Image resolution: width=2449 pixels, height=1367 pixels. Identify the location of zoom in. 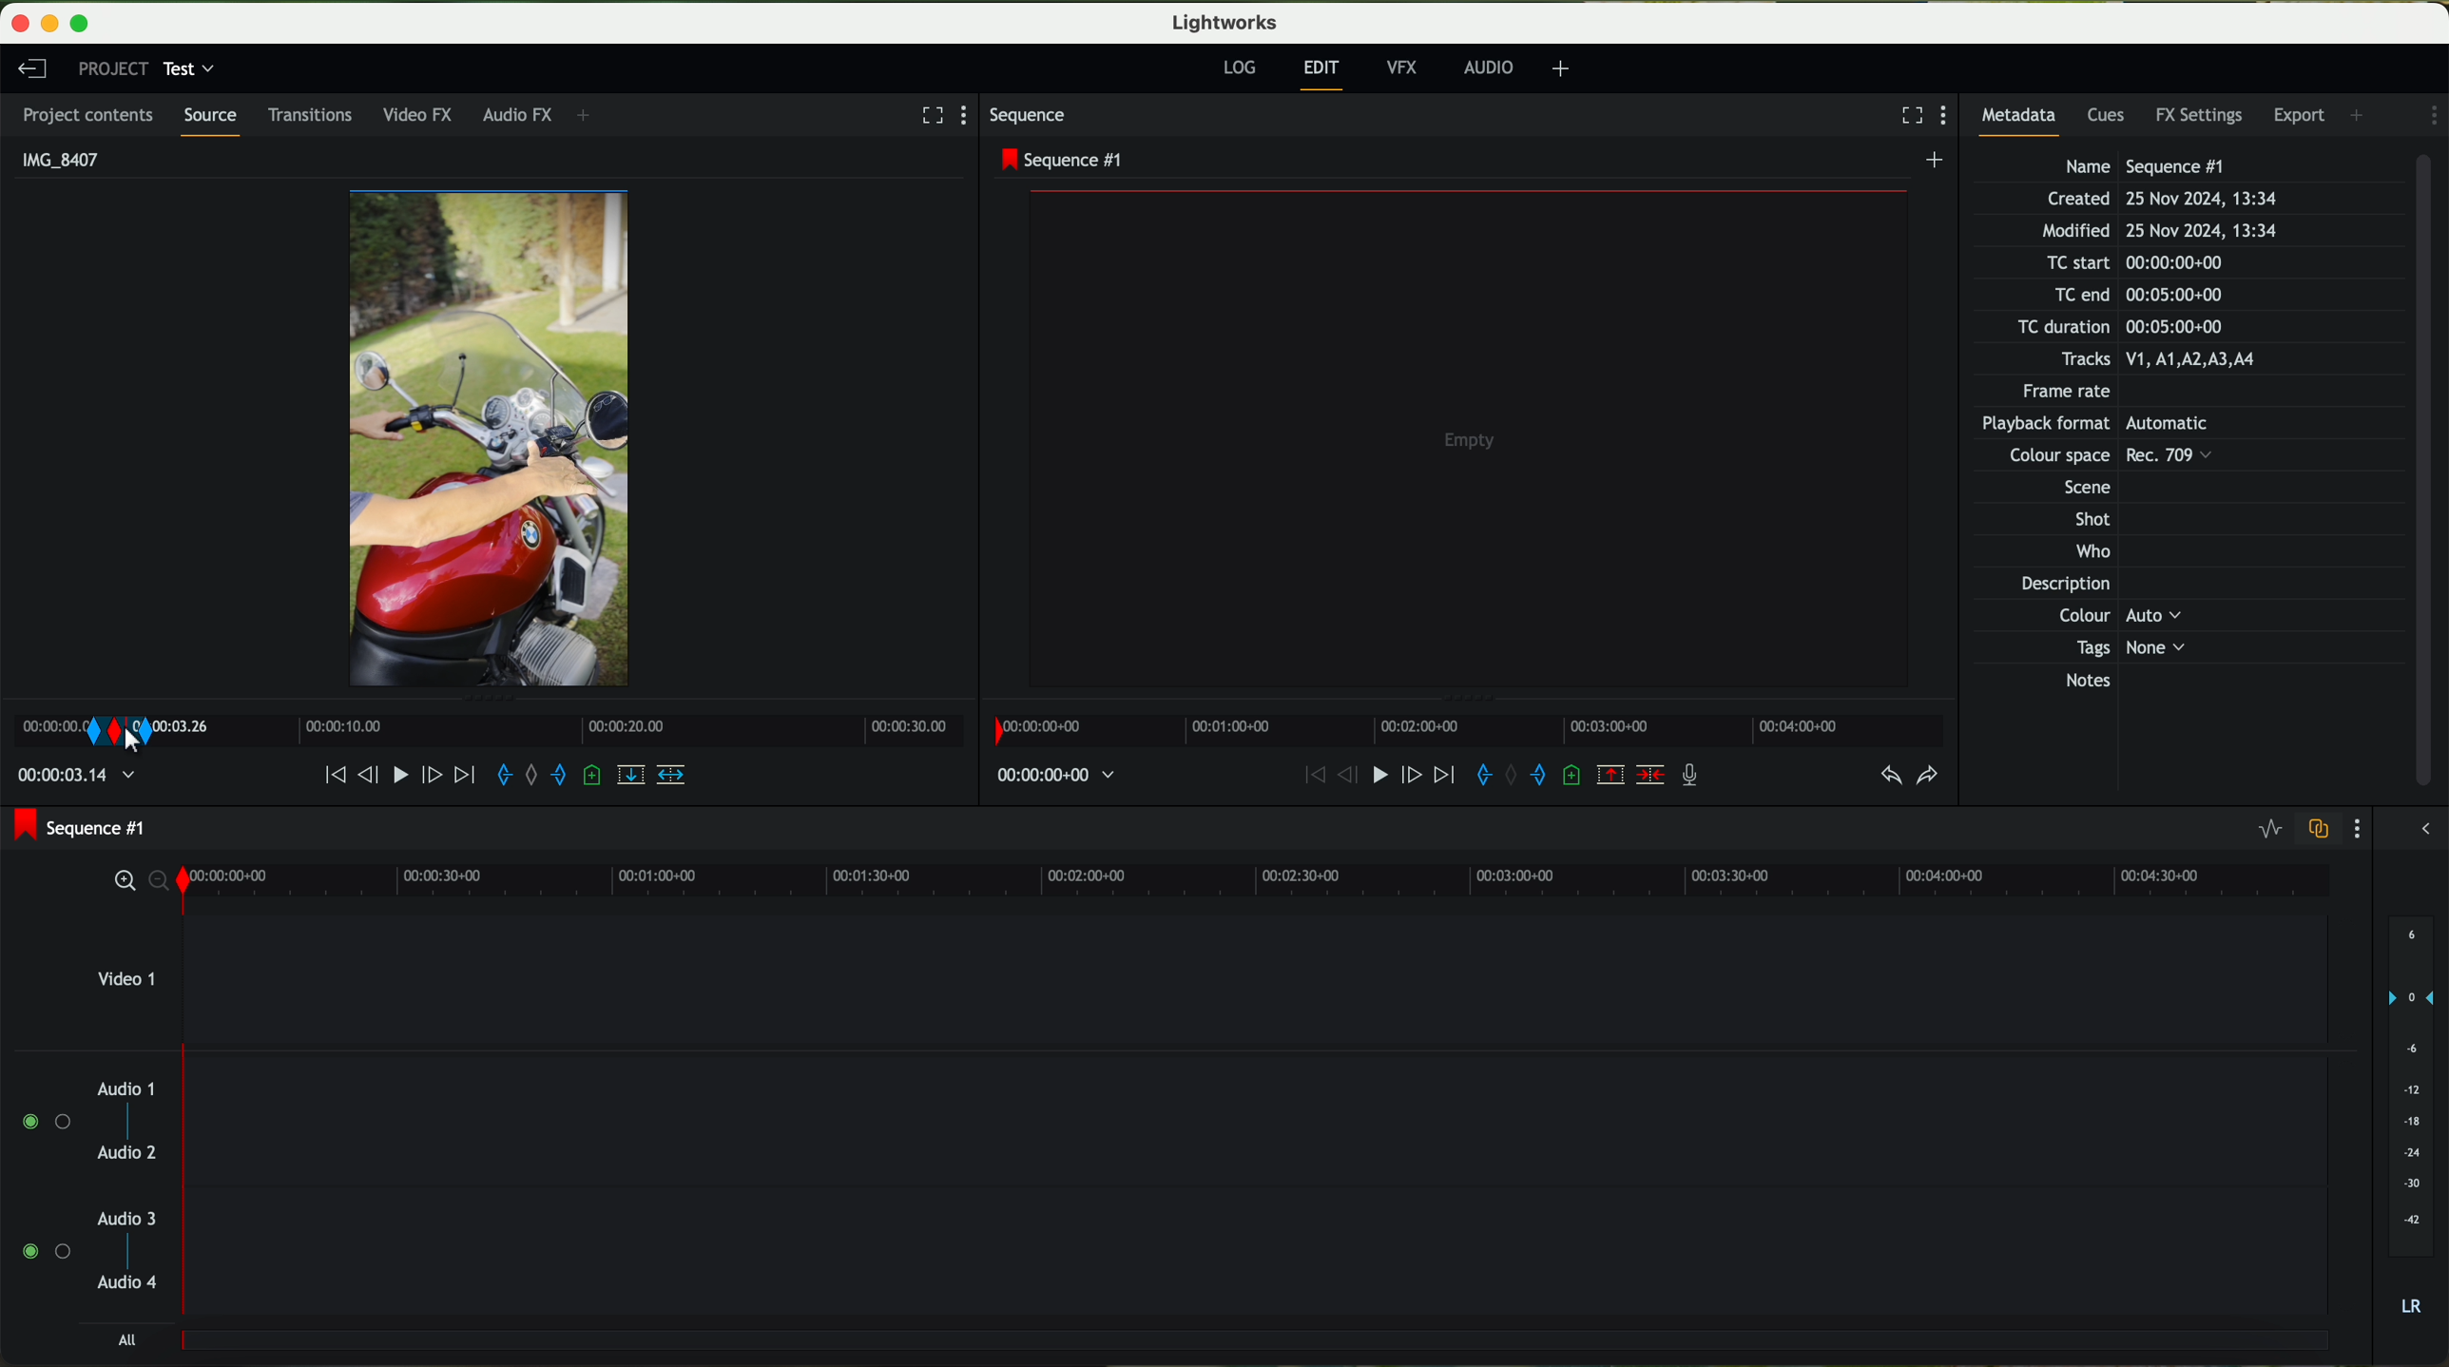
(116, 882).